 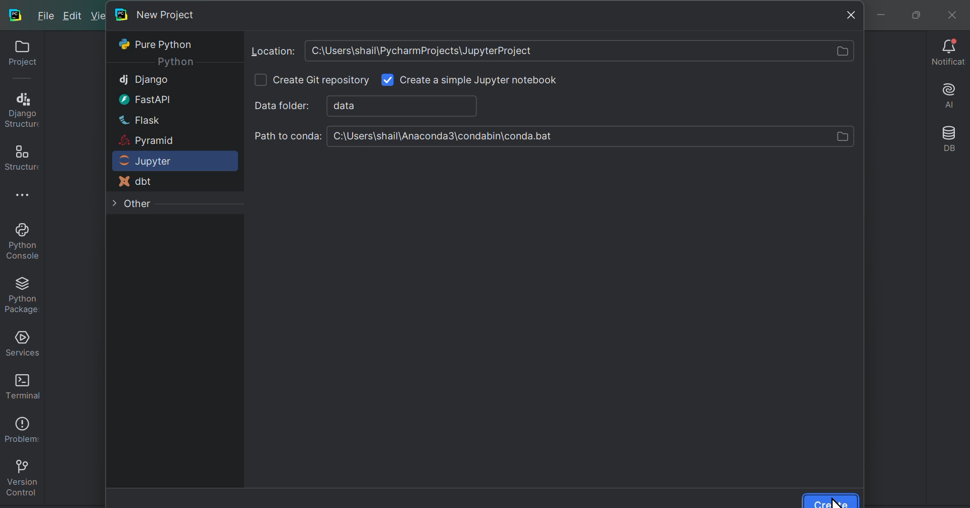 What do you see at coordinates (16, 14) in the screenshot?
I see `py charm` at bounding box center [16, 14].